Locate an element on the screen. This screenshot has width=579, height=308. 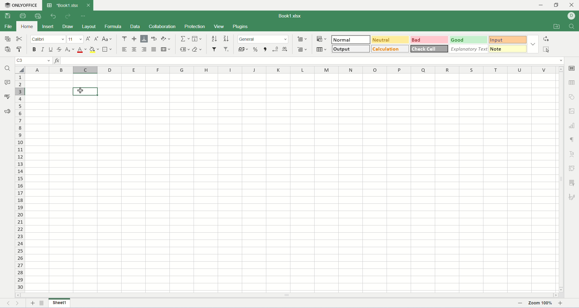
fill is located at coordinates (198, 39).